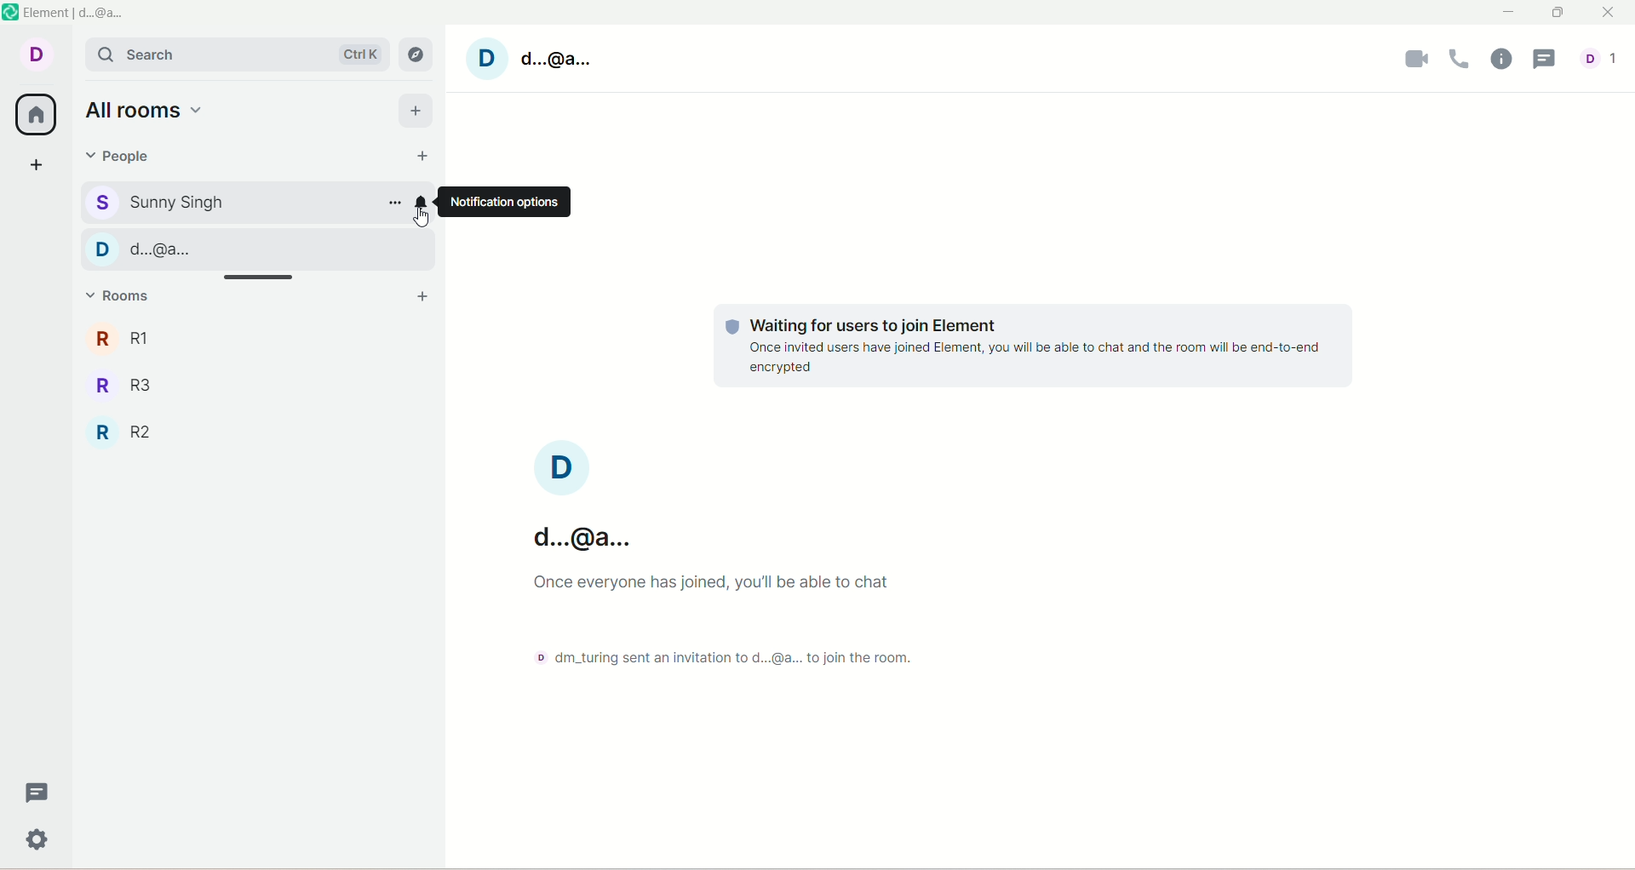 The height and width of the screenshot is (870, 1635). What do you see at coordinates (423, 297) in the screenshot?
I see `add` at bounding box center [423, 297].